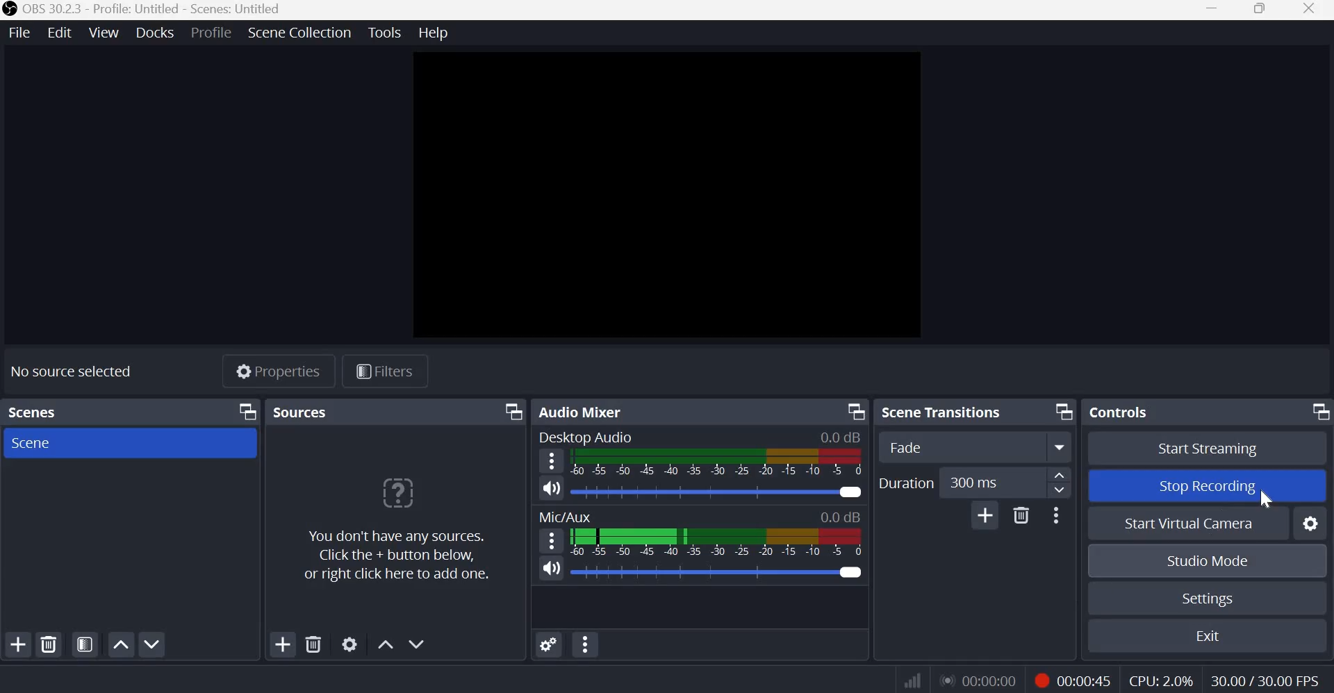  What do you see at coordinates (566, 515) in the screenshot?
I see `MIc/Aux` at bounding box center [566, 515].